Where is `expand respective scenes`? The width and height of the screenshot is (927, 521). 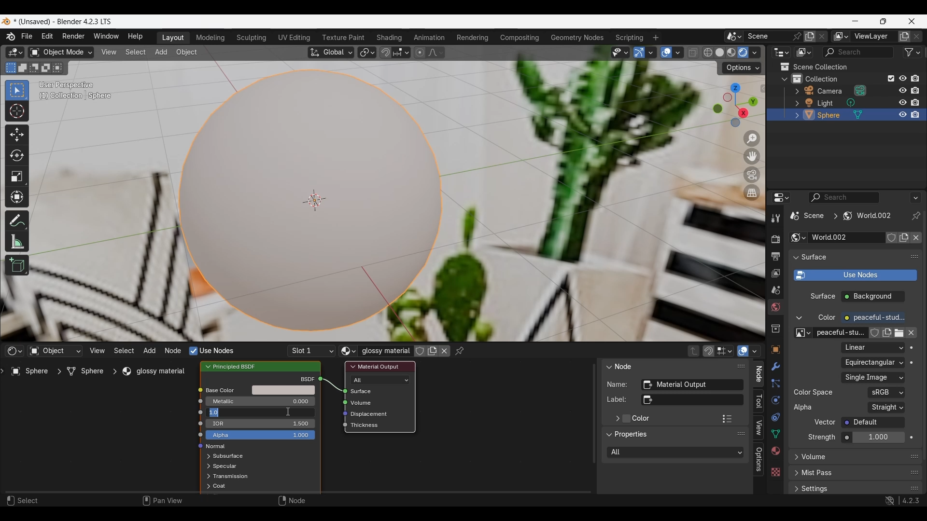
expand respective scenes is located at coordinates (793, 474).